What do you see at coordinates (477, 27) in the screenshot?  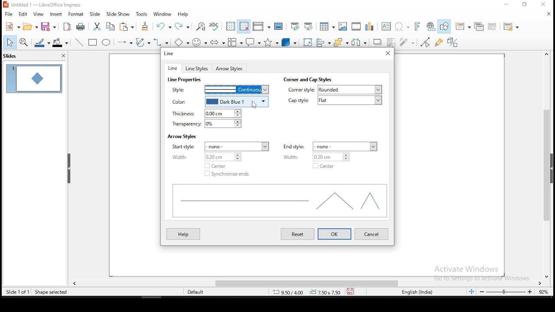 I see `duplicate slide` at bounding box center [477, 27].